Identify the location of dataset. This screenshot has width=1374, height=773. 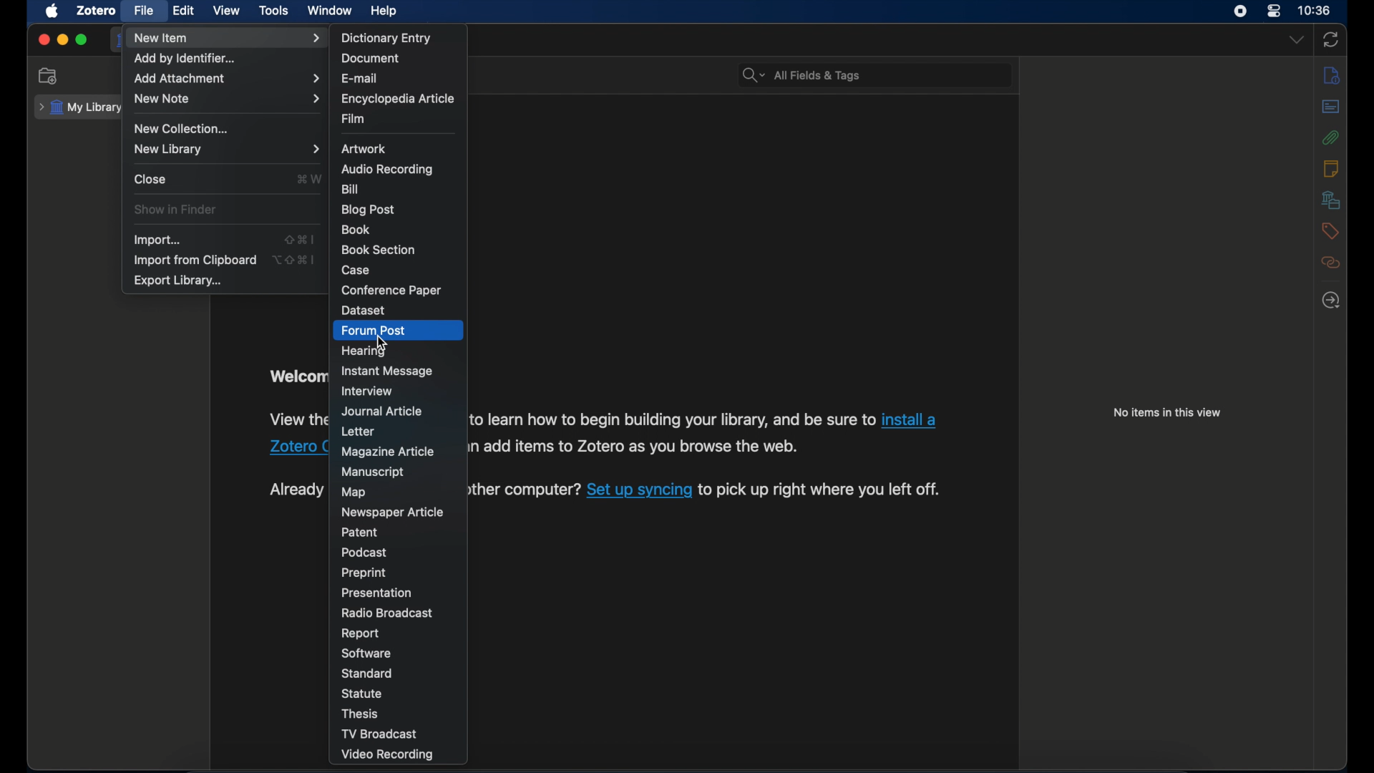
(364, 310).